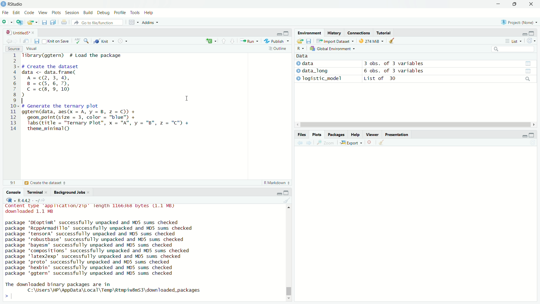 This screenshot has height=304, width=540. I want to click on Edit, so click(17, 12).